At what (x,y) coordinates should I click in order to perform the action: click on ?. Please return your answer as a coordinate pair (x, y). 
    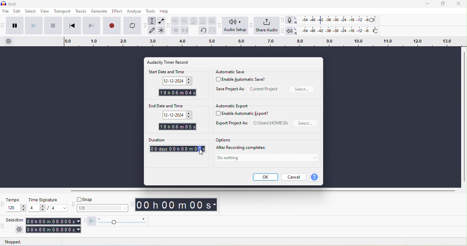
    Looking at the image, I should click on (316, 177).